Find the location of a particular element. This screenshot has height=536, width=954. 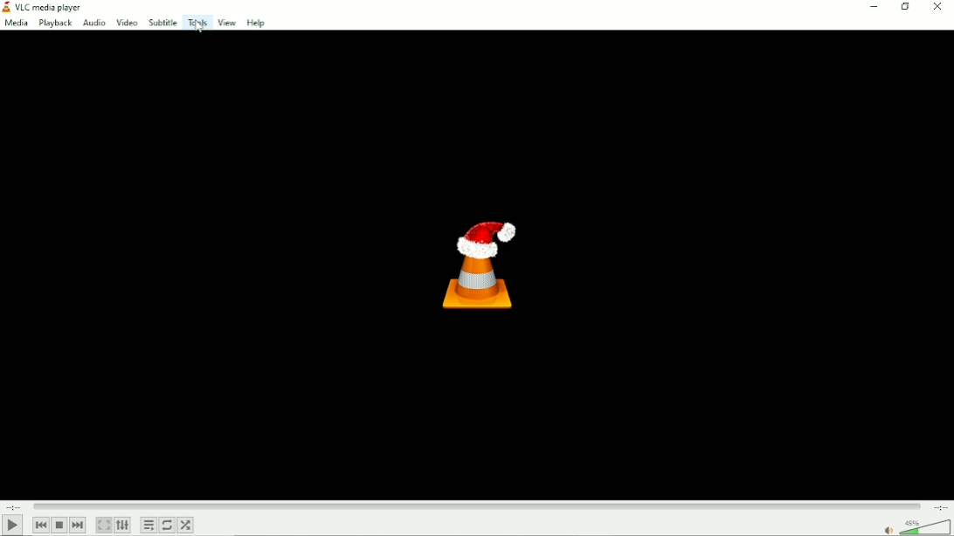

Show extended settings is located at coordinates (123, 526).